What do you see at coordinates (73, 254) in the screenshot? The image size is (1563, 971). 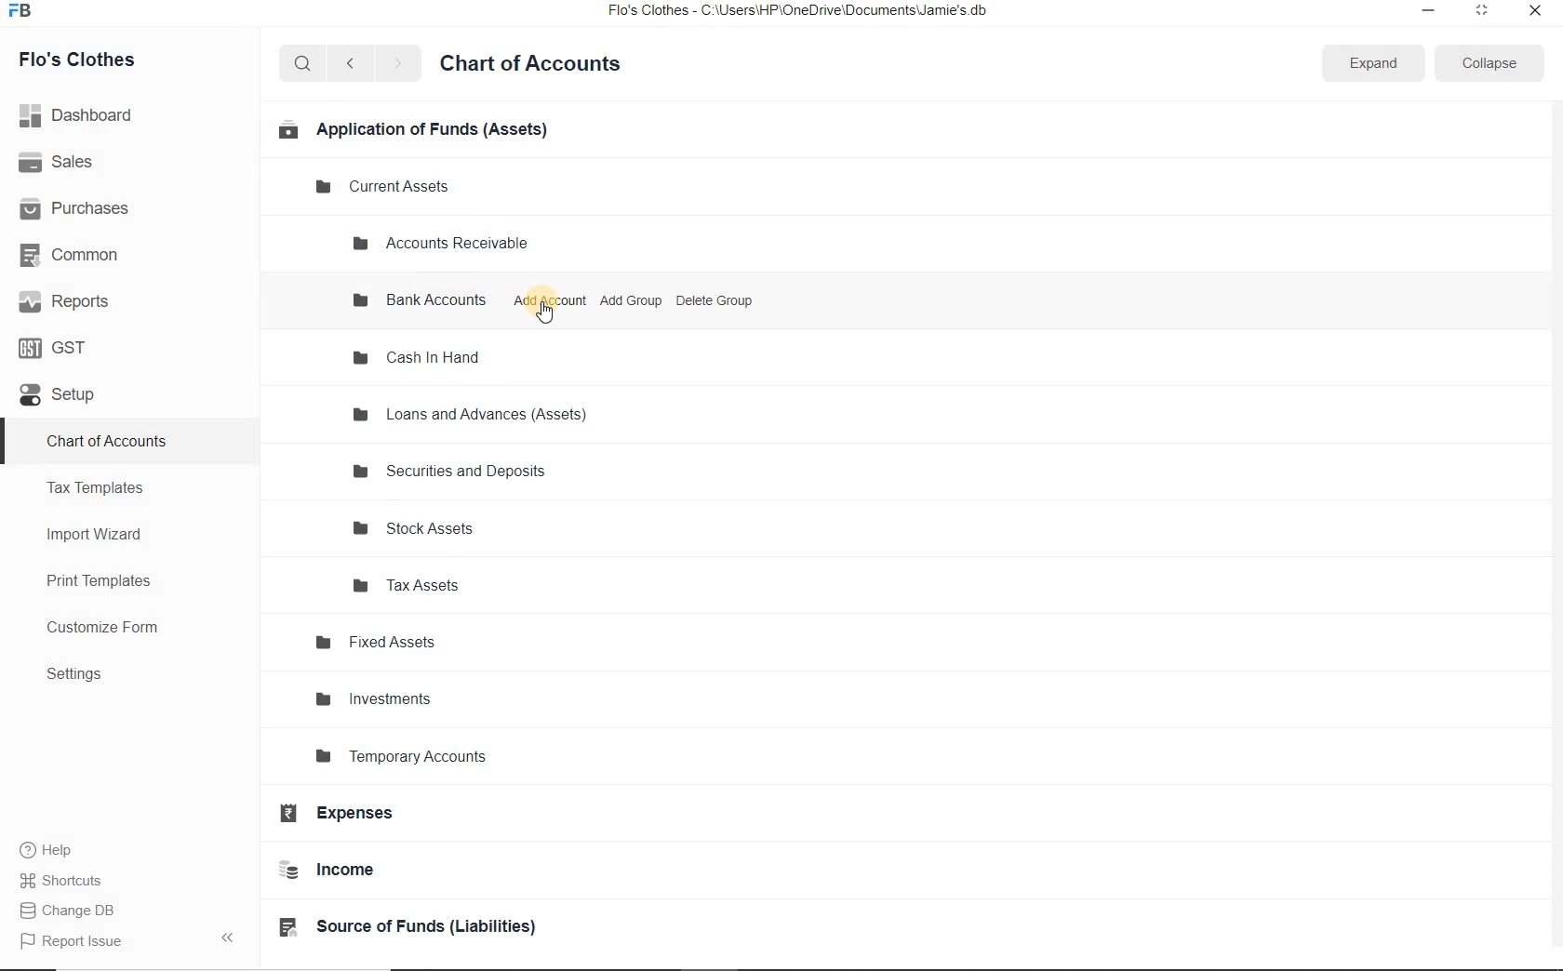 I see `Common` at bounding box center [73, 254].